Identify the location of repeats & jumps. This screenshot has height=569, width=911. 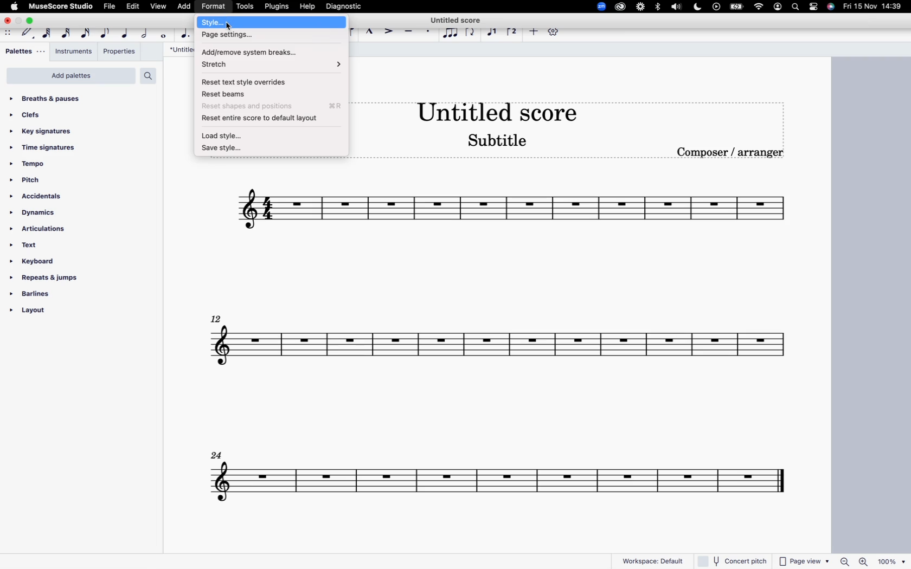
(49, 278).